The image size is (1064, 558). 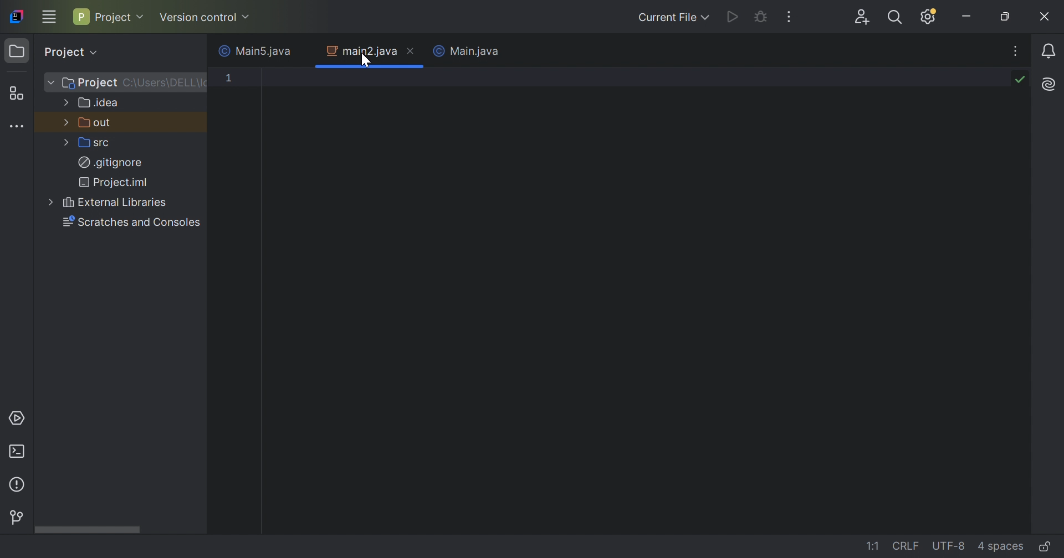 I want to click on Main menu, so click(x=47, y=18).